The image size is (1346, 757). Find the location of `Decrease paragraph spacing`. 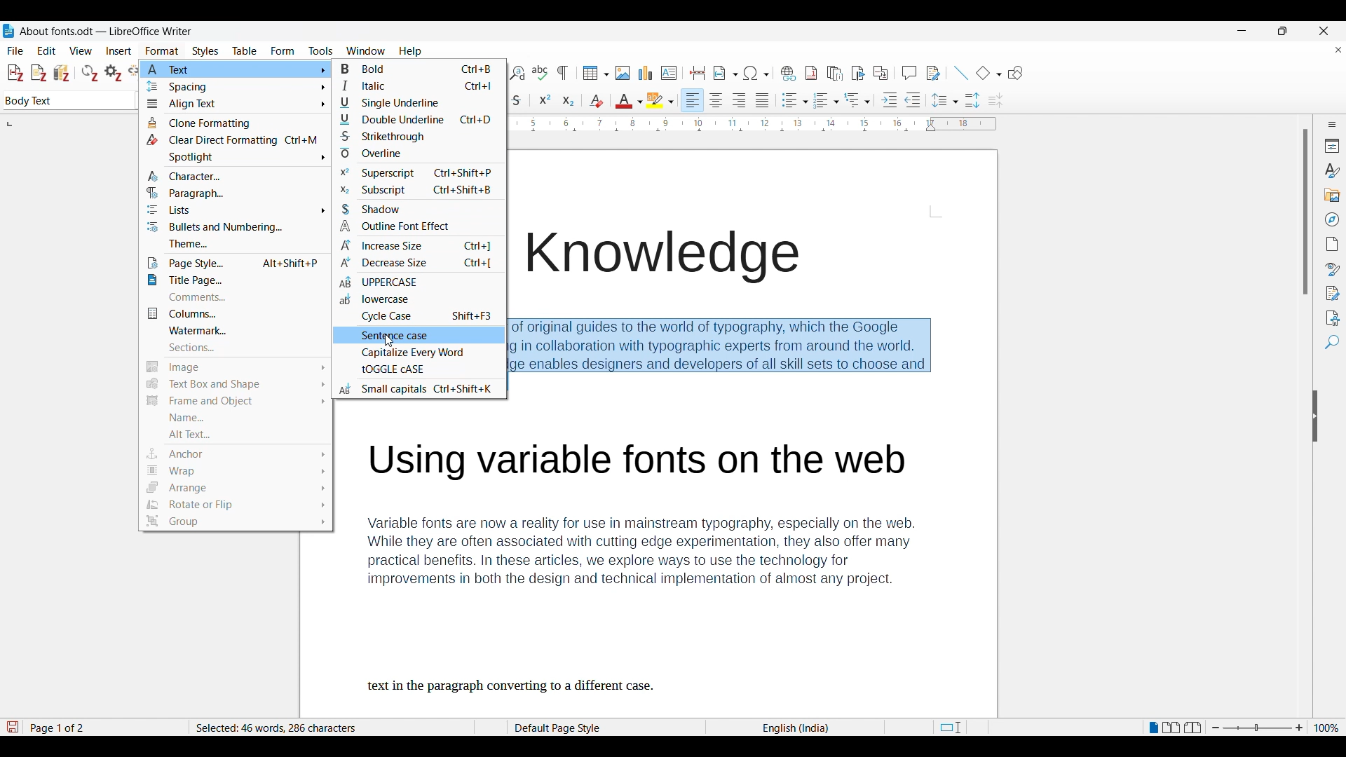

Decrease paragraph spacing is located at coordinates (996, 101).